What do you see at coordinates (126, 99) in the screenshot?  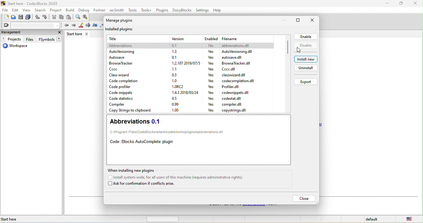 I see `code statistics` at bounding box center [126, 99].